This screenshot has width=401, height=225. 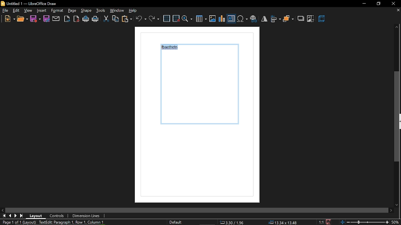 I want to click on print, so click(x=95, y=20).